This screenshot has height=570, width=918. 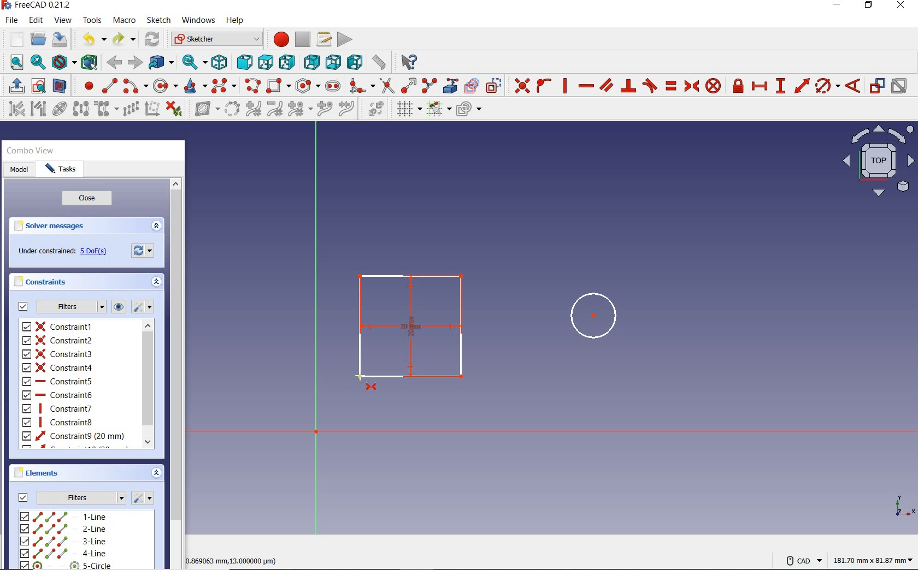 I want to click on constraint7, so click(x=58, y=408).